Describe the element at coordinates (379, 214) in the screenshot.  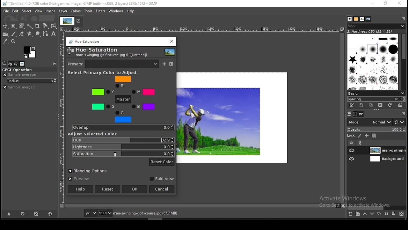
I see `duplicate layer` at that location.